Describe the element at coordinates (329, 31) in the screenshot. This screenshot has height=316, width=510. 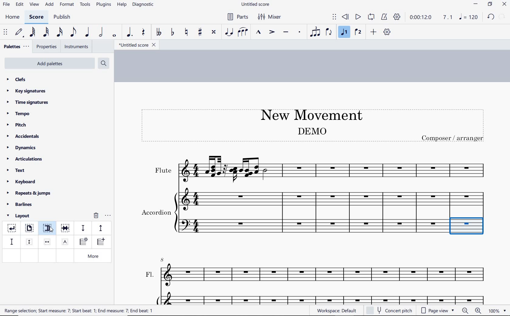
I see `flip direction` at that location.